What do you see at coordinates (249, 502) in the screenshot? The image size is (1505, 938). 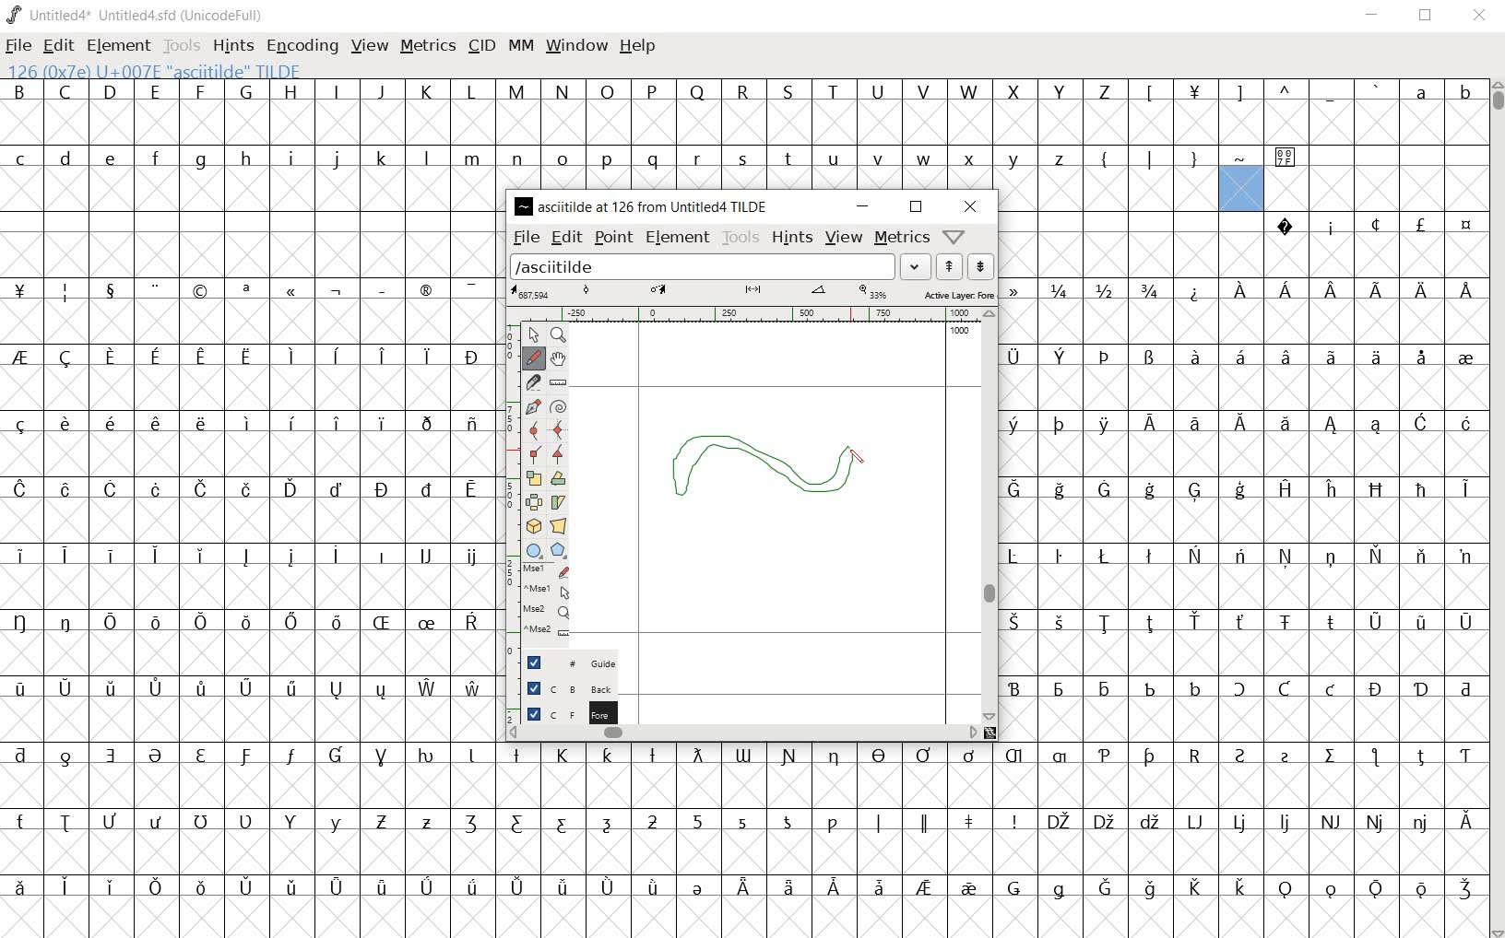 I see `glyph characters` at bounding box center [249, 502].